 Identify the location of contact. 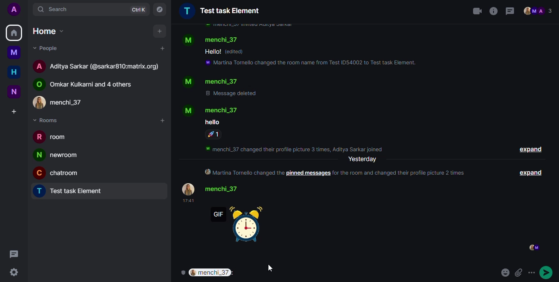
(98, 66).